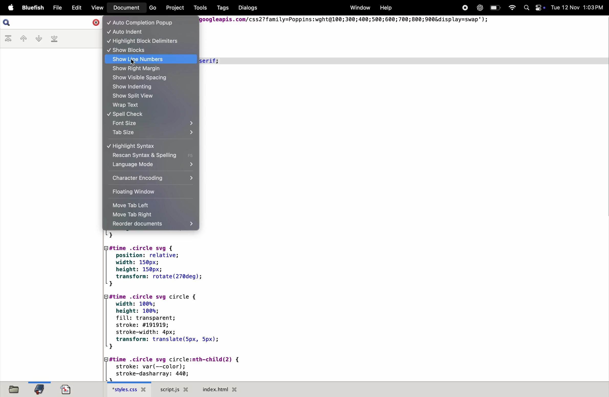 Image resolution: width=609 pixels, height=397 pixels. What do you see at coordinates (131, 389) in the screenshot?
I see `style.css` at bounding box center [131, 389].